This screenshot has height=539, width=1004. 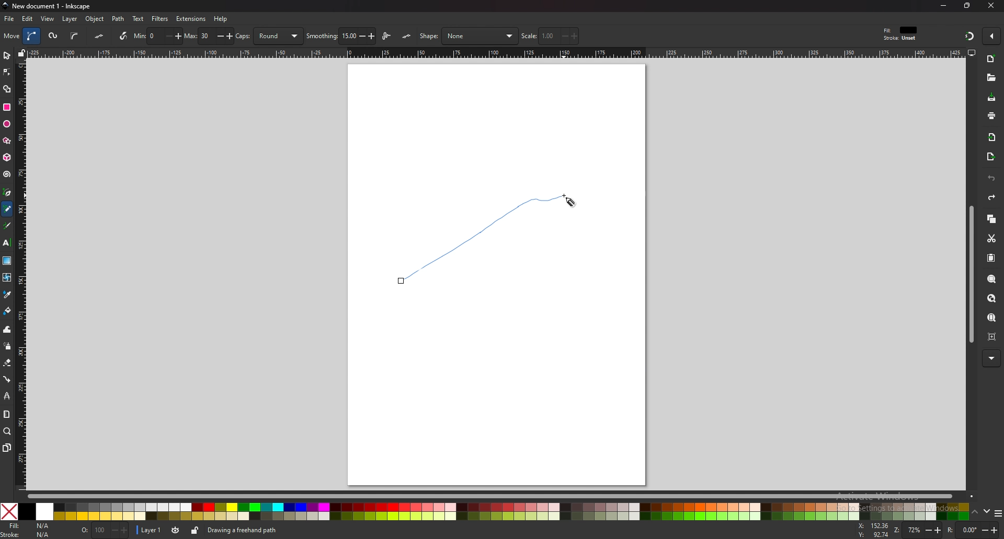 I want to click on max, so click(x=209, y=35).